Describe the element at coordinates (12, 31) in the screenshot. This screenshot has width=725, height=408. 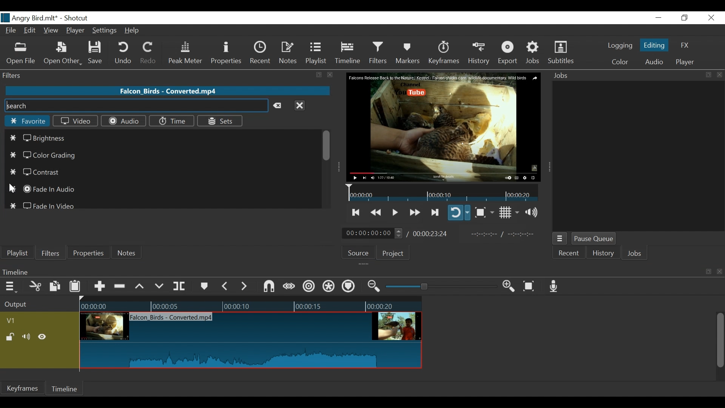
I see `File Name` at that location.